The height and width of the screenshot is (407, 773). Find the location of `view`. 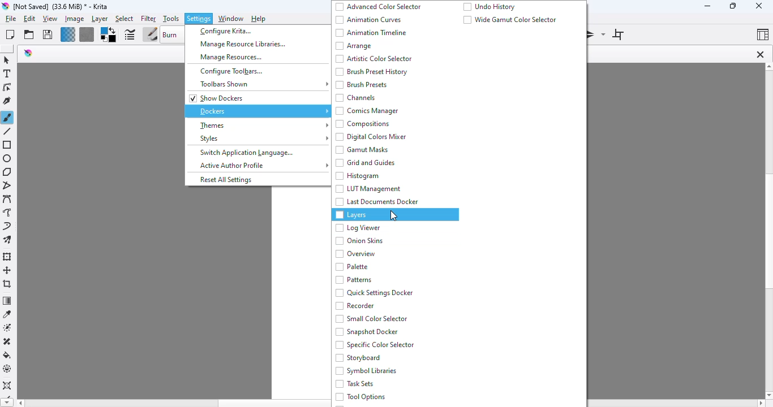

view is located at coordinates (50, 19).